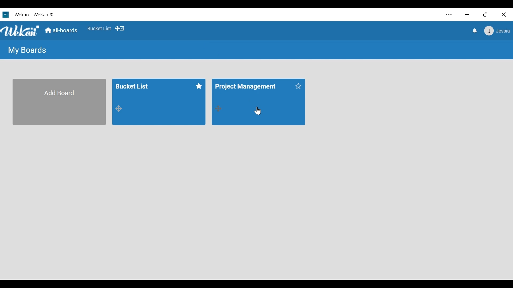 This screenshot has height=288, width=513. I want to click on cursor, so click(258, 111).